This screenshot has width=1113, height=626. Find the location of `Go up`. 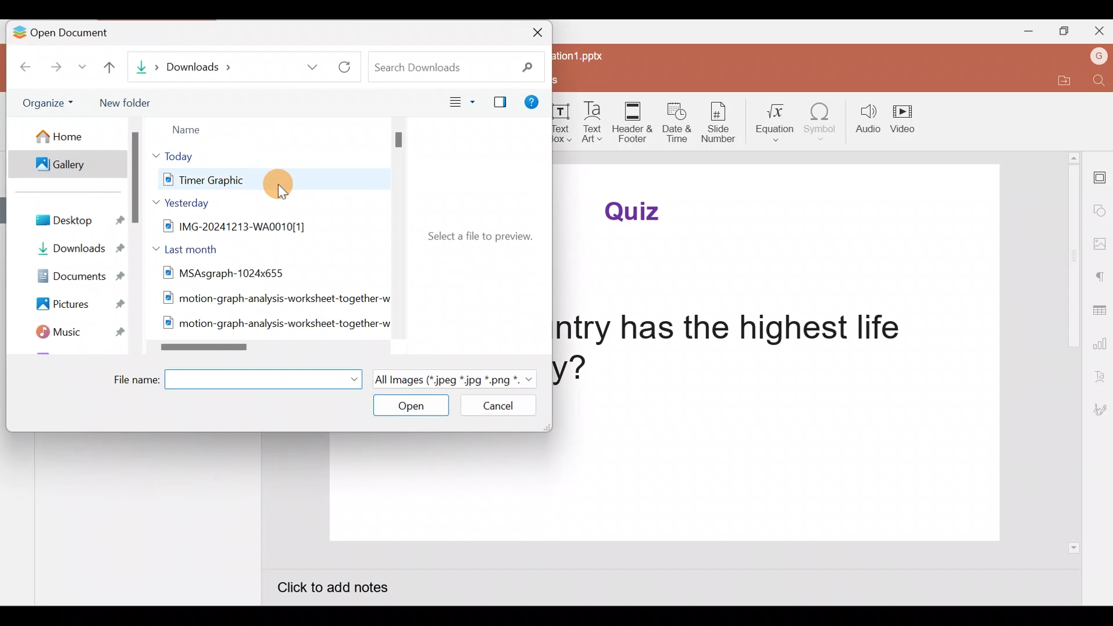

Go up is located at coordinates (114, 71).